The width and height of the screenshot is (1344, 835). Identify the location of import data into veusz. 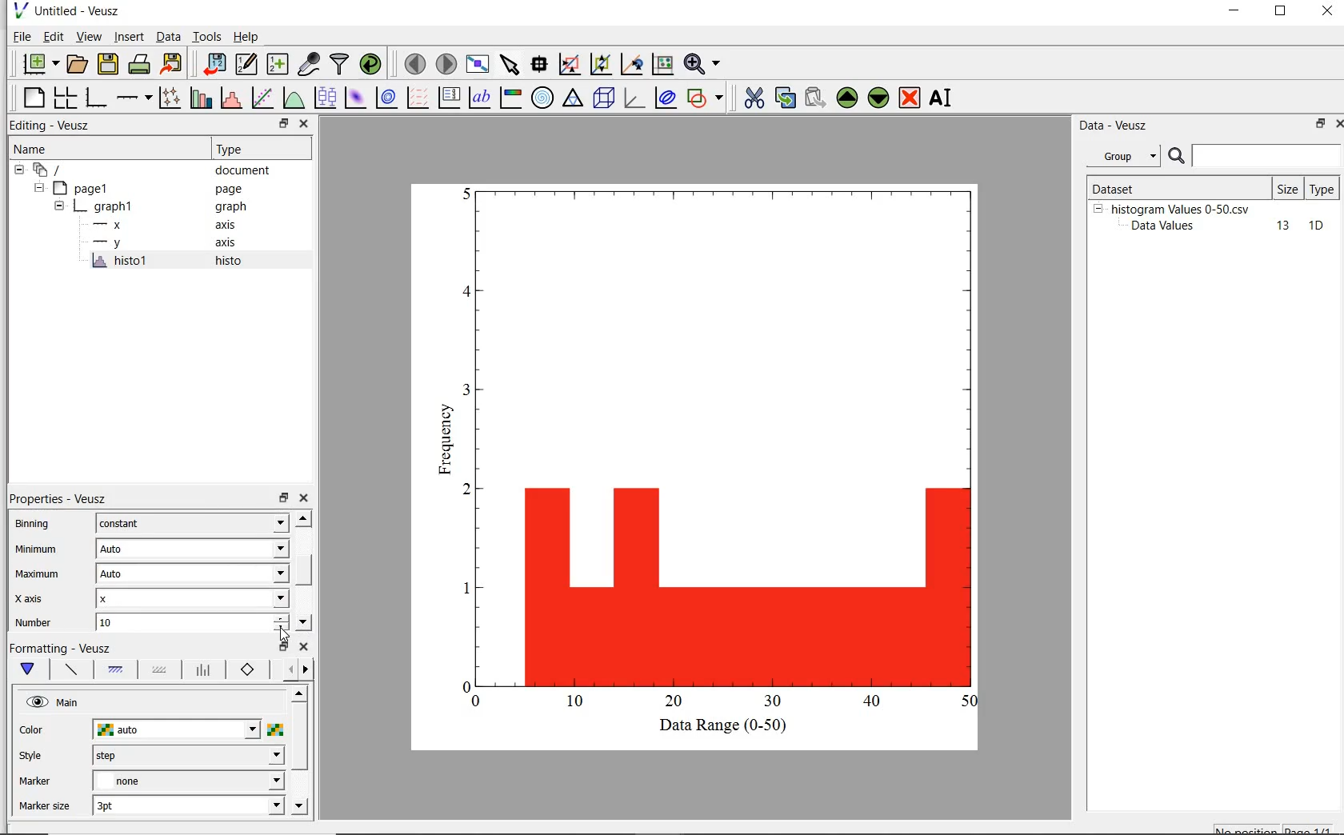
(217, 64).